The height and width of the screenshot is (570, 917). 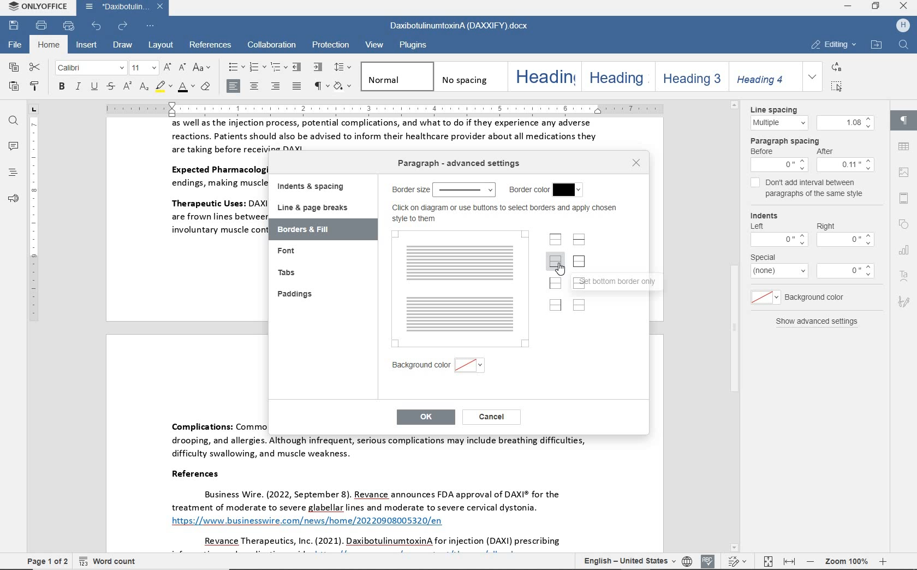 I want to click on undo, so click(x=97, y=26).